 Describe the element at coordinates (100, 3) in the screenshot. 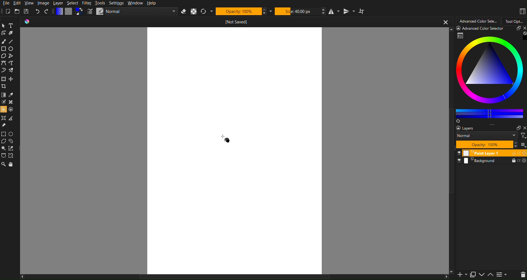

I see `Tools` at that location.